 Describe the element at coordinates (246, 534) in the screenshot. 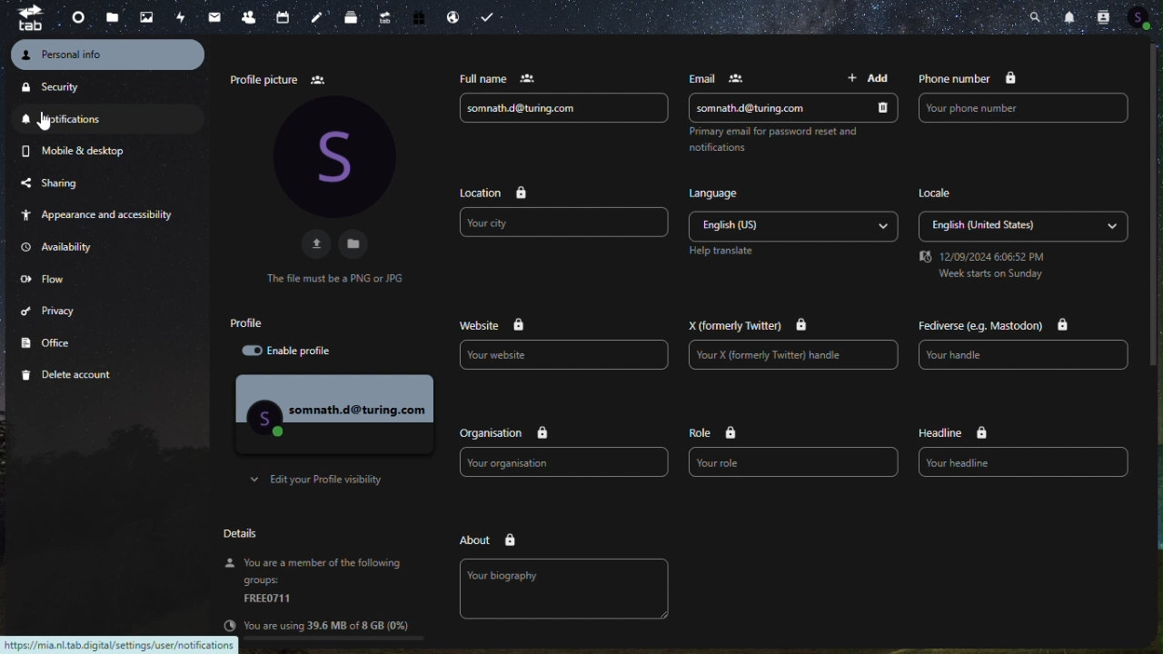

I see `details` at that location.